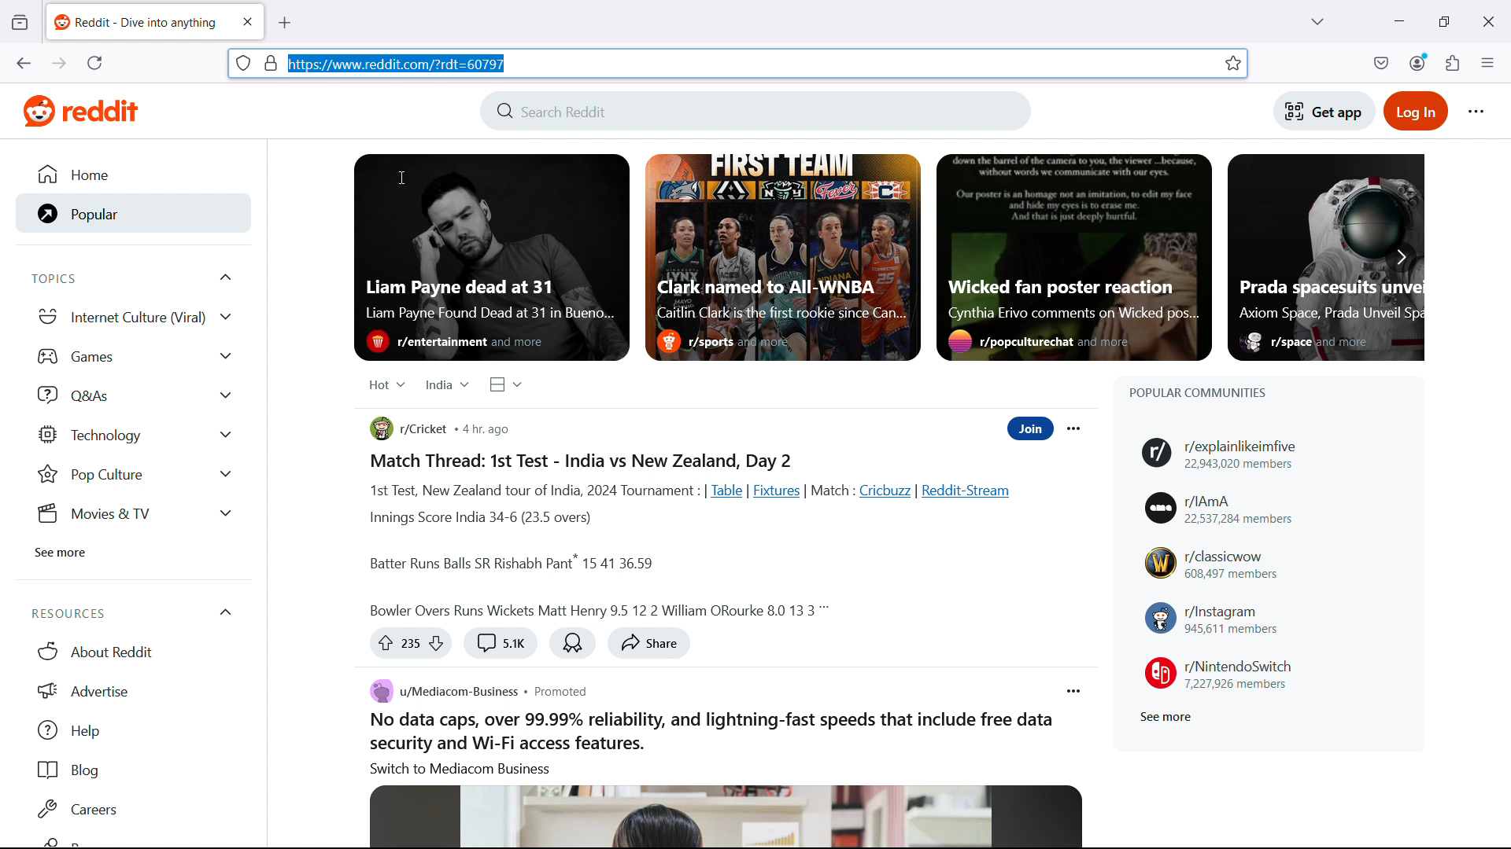  Describe the element at coordinates (1487, 62) in the screenshot. I see `open application menu` at that location.